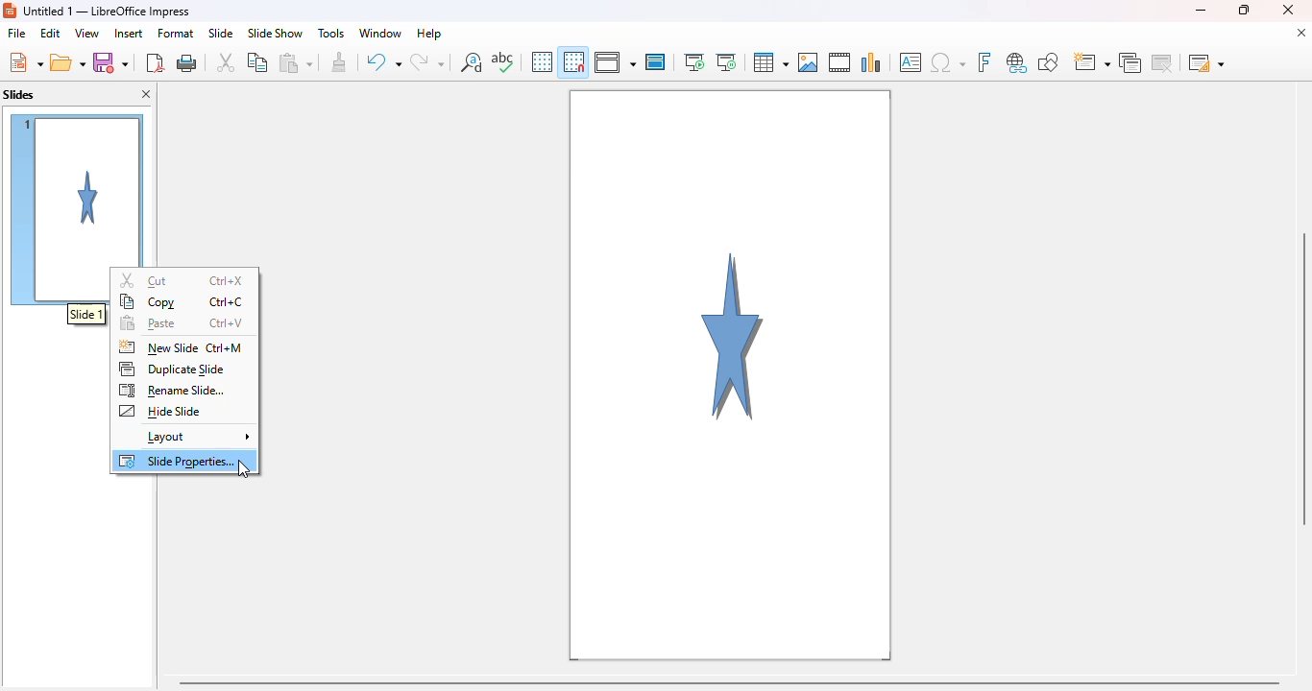 This screenshot has width=1312, height=691. What do you see at coordinates (222, 34) in the screenshot?
I see `slide` at bounding box center [222, 34].